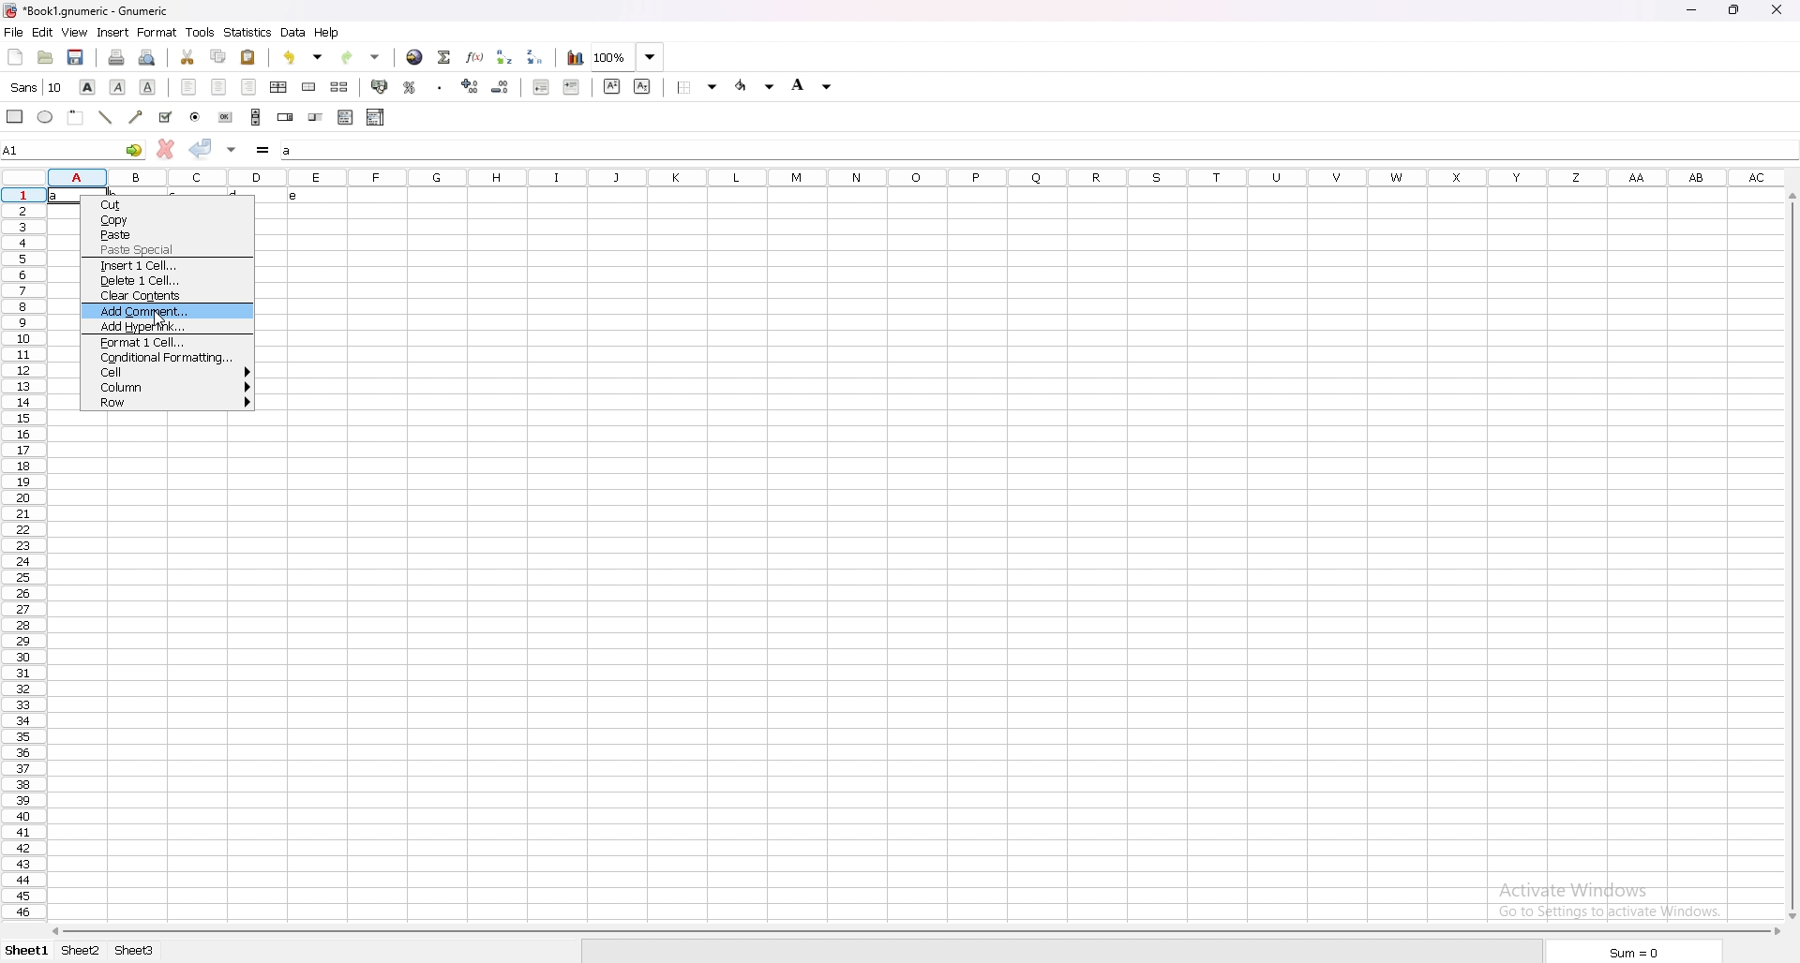  What do you see at coordinates (168, 234) in the screenshot?
I see `paste` at bounding box center [168, 234].